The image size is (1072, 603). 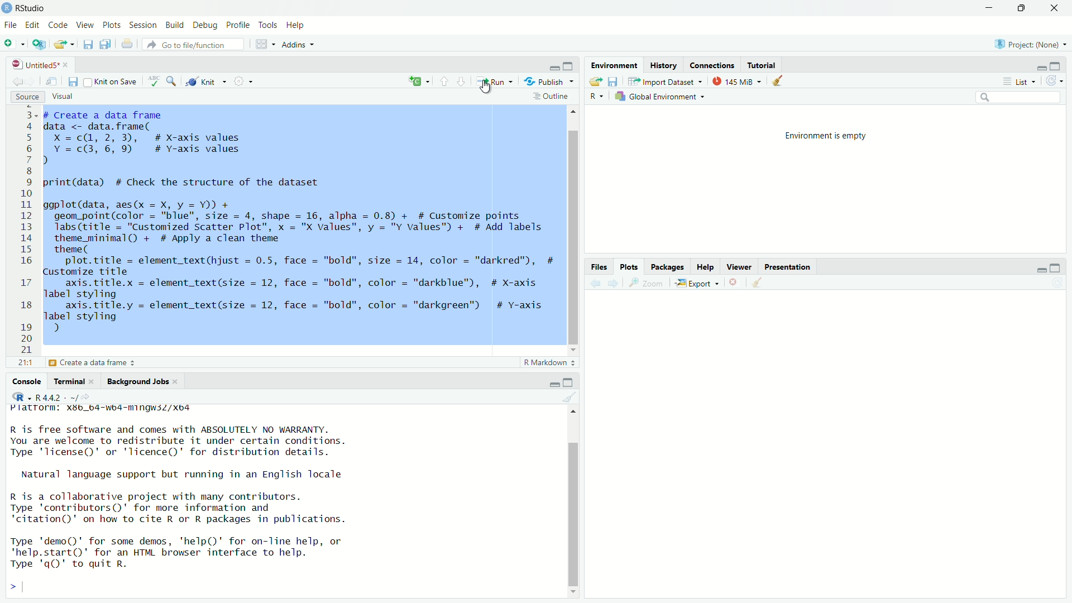 What do you see at coordinates (205, 26) in the screenshot?
I see `Debug` at bounding box center [205, 26].